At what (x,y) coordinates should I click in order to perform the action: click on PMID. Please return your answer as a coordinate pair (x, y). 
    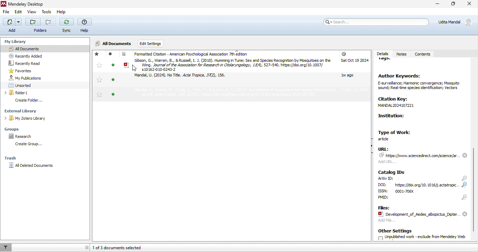
    Looking at the image, I should click on (394, 199).